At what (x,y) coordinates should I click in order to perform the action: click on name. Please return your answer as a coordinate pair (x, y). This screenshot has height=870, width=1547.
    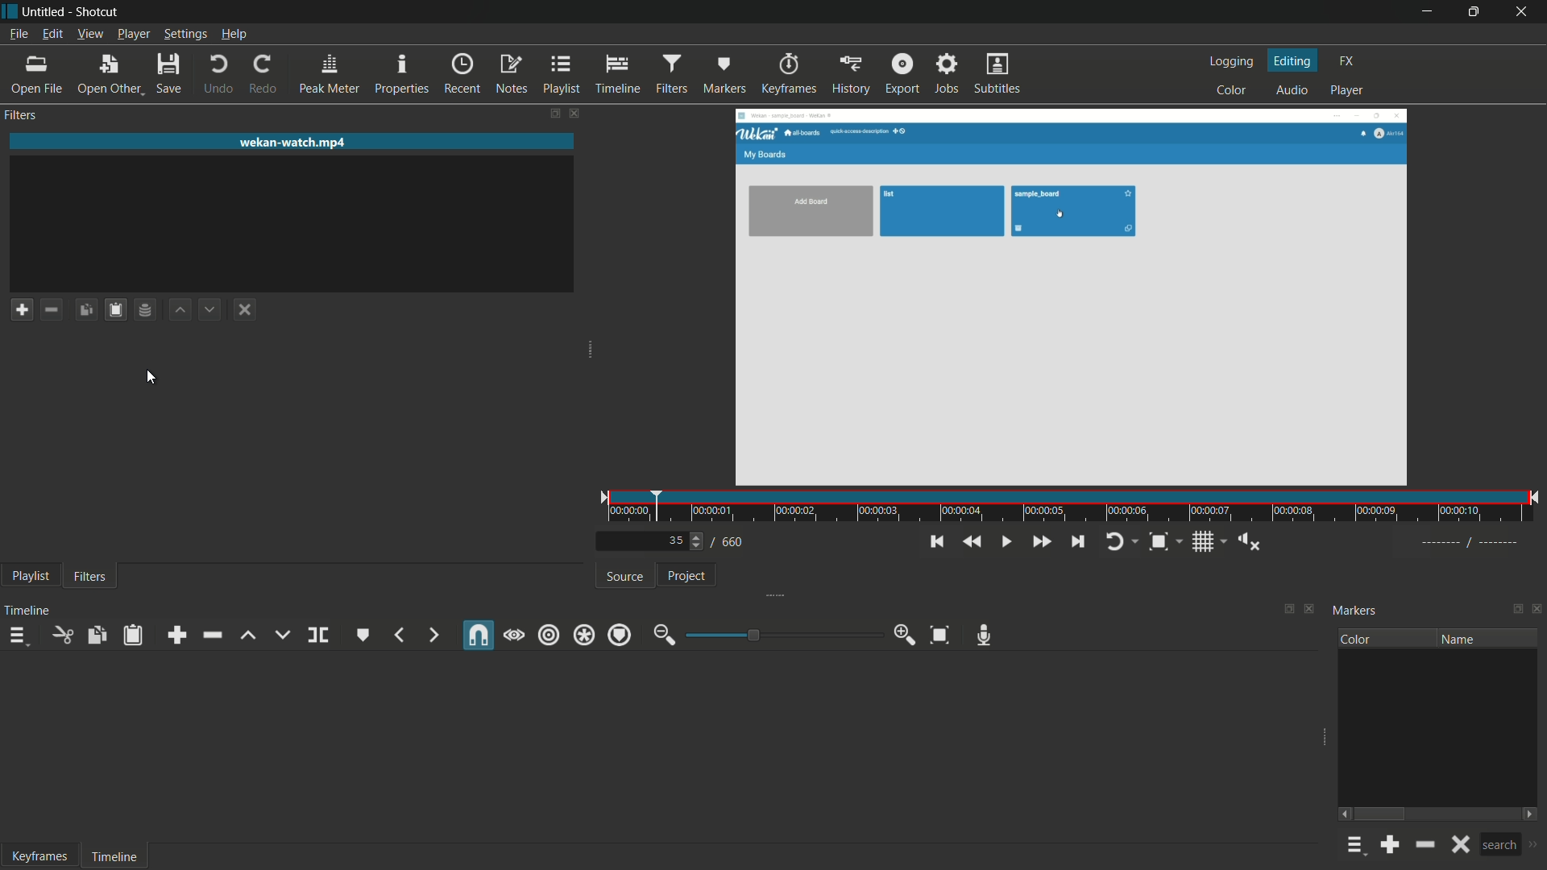
    Looking at the image, I should click on (1458, 637).